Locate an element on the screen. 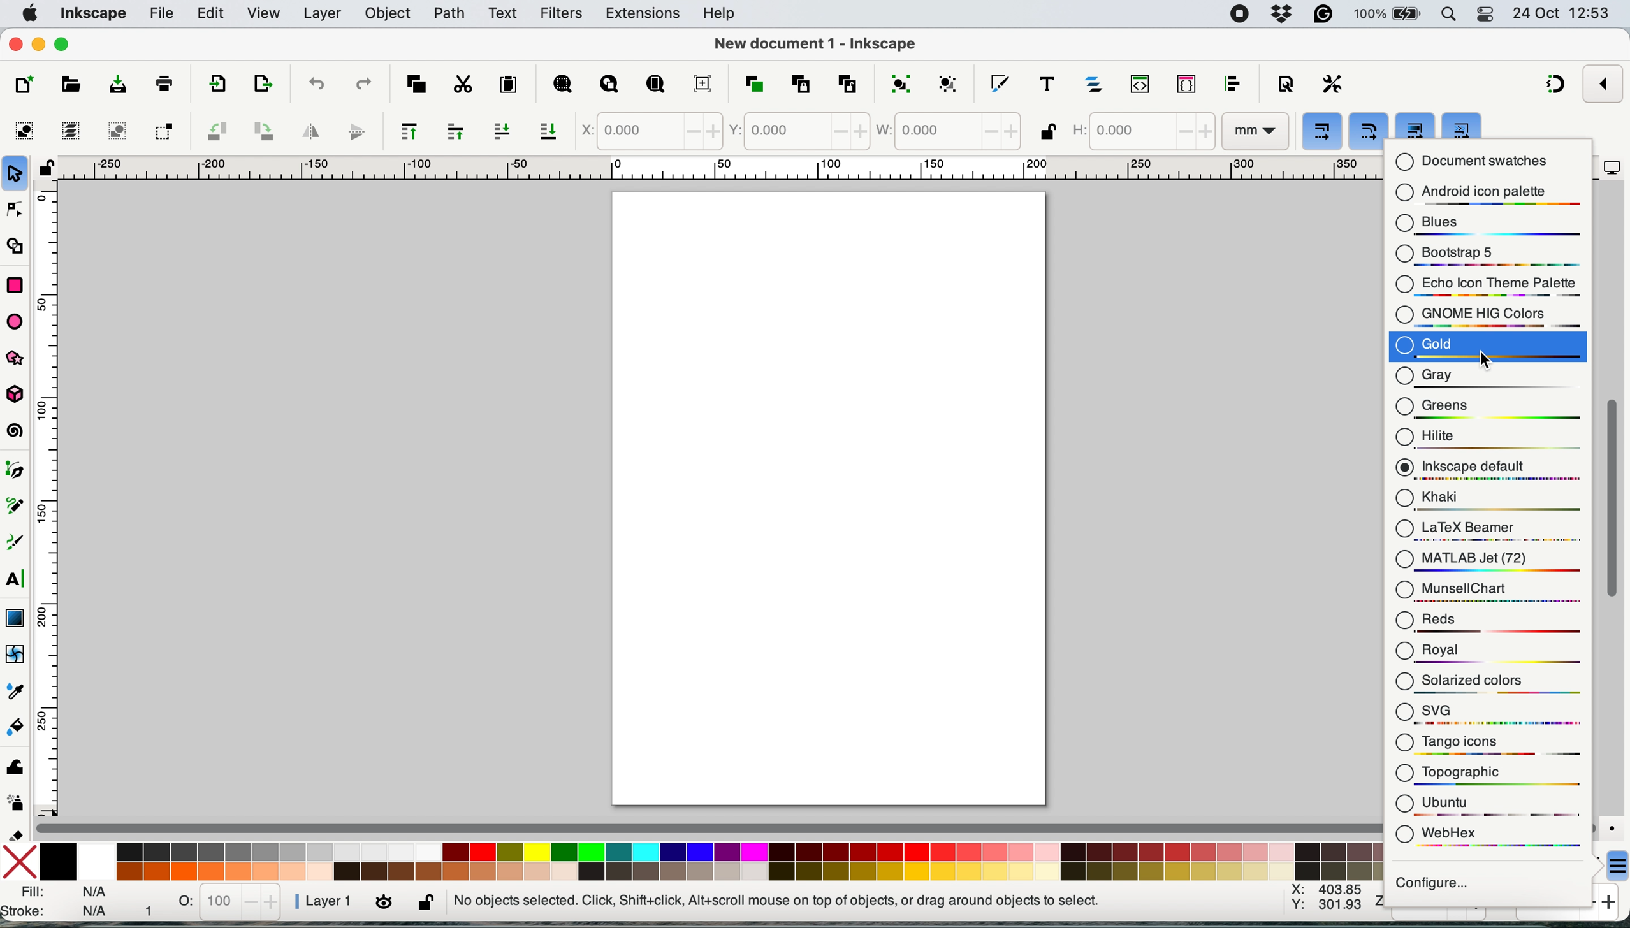  maximise is located at coordinates (64, 45).